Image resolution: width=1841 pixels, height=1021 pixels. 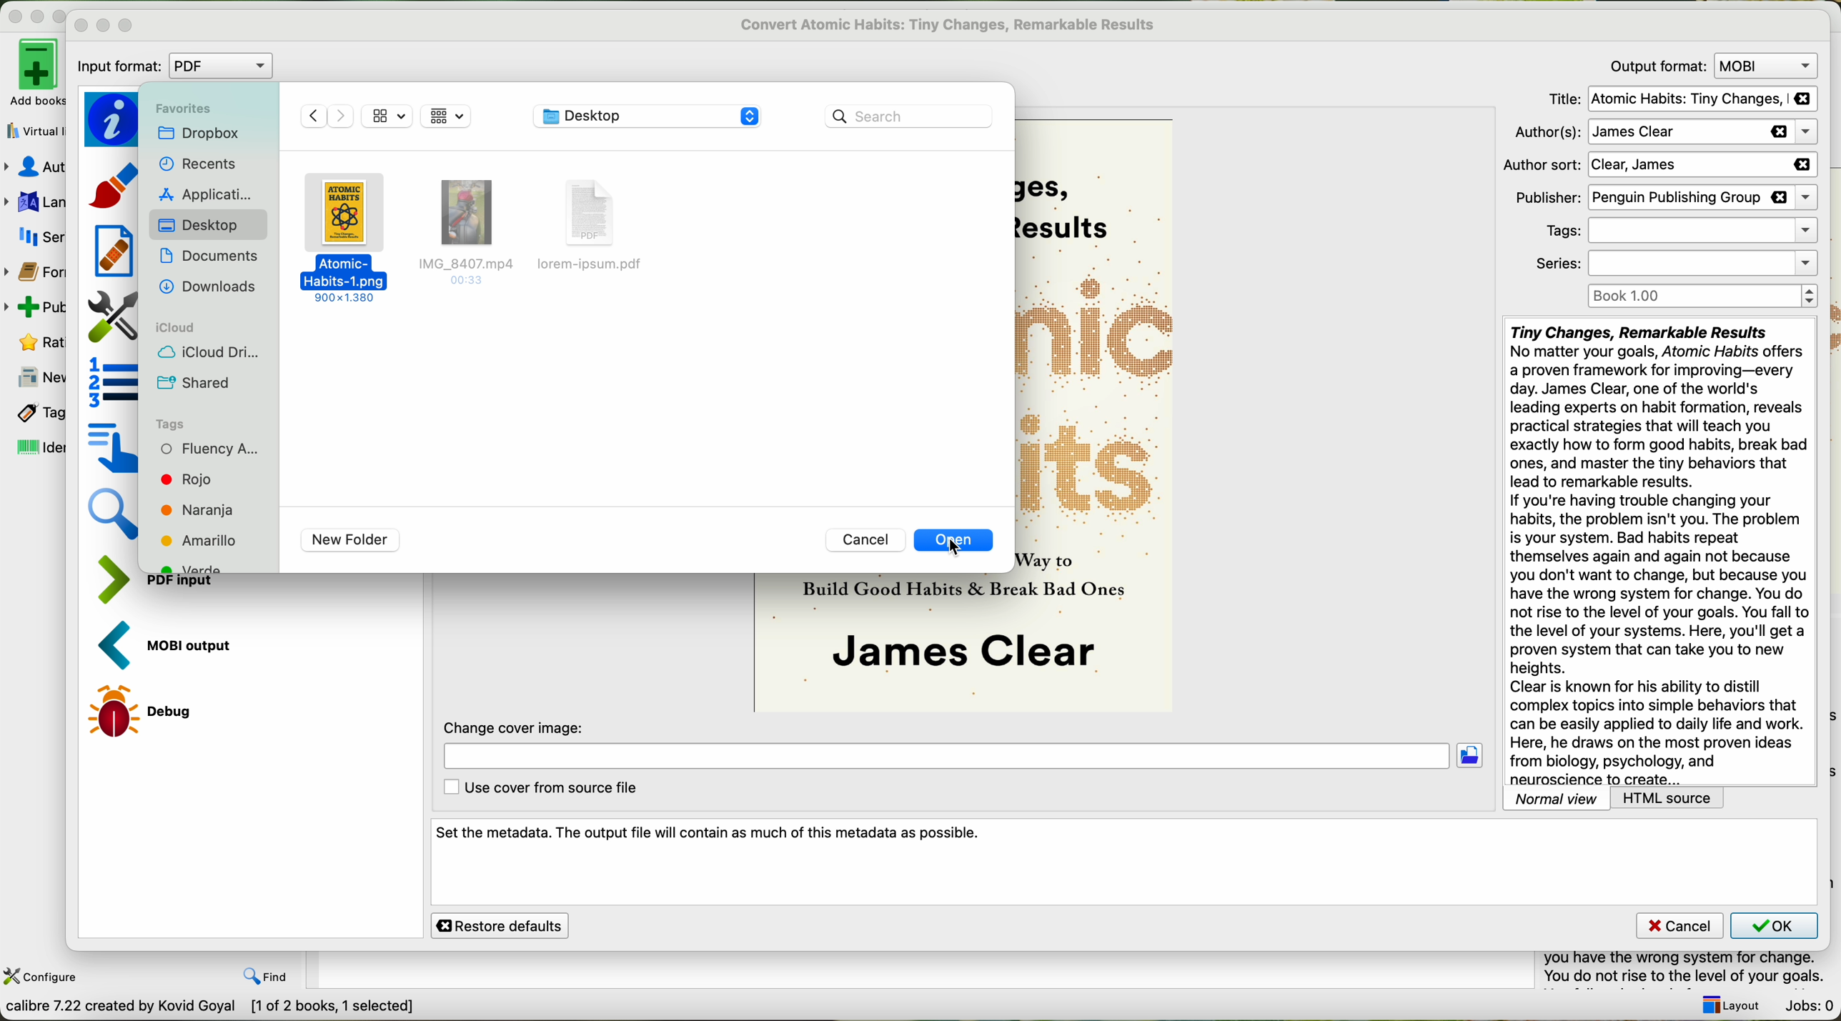 What do you see at coordinates (500, 925) in the screenshot?
I see `restore defaults` at bounding box center [500, 925].